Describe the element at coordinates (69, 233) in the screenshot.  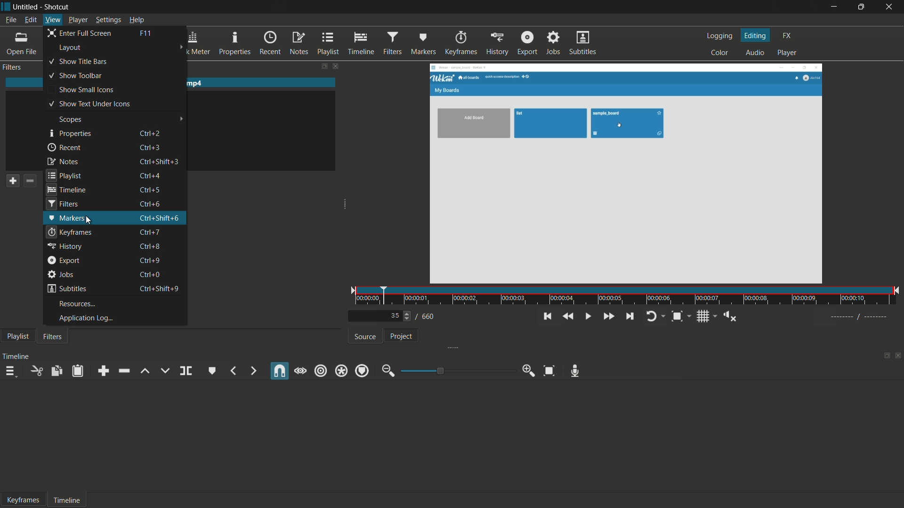
I see `keyframes` at that location.